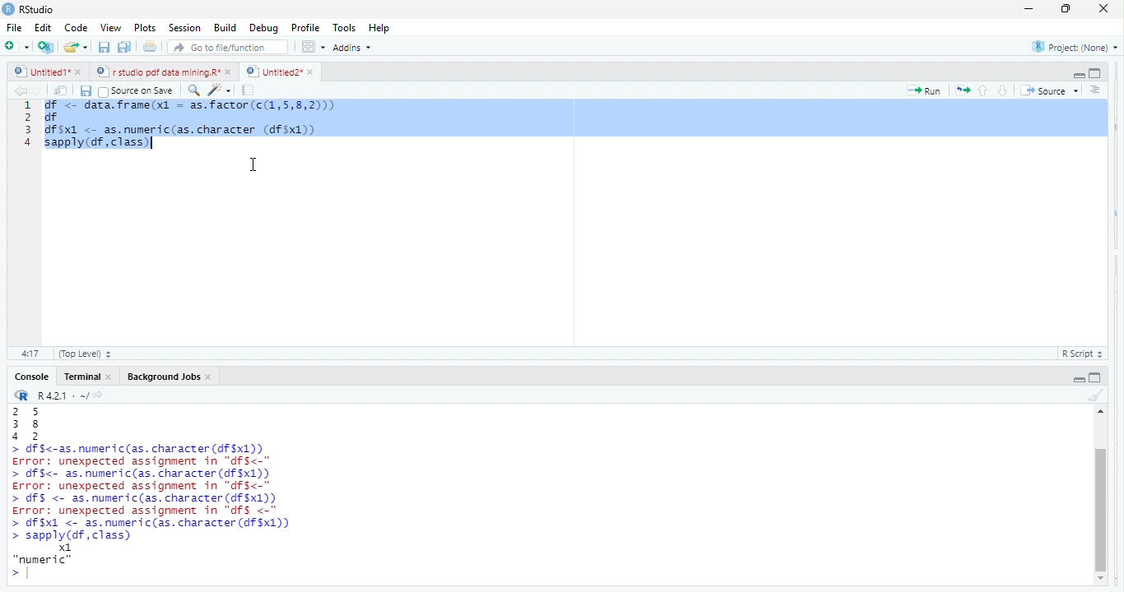  I want to click on help, so click(383, 26).